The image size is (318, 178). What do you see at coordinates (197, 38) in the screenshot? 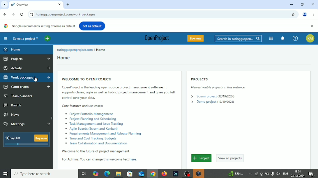
I see `Buy now` at bounding box center [197, 38].